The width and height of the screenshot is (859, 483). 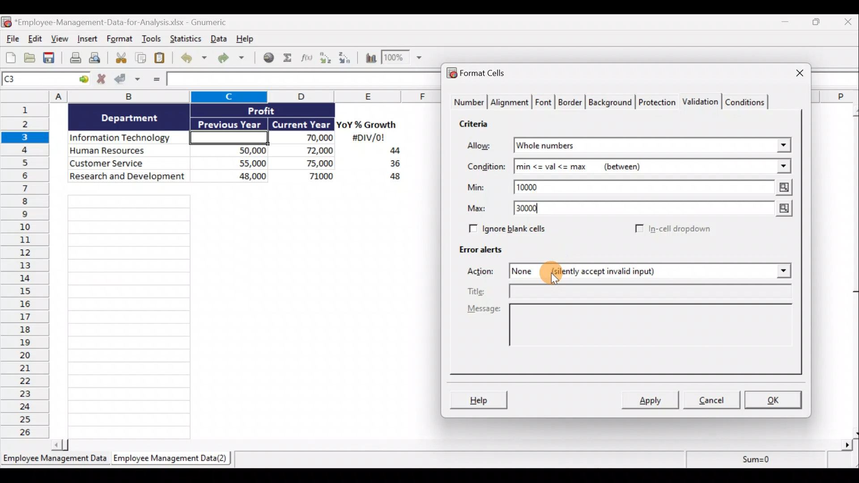 I want to click on Cell name C1, so click(x=38, y=80).